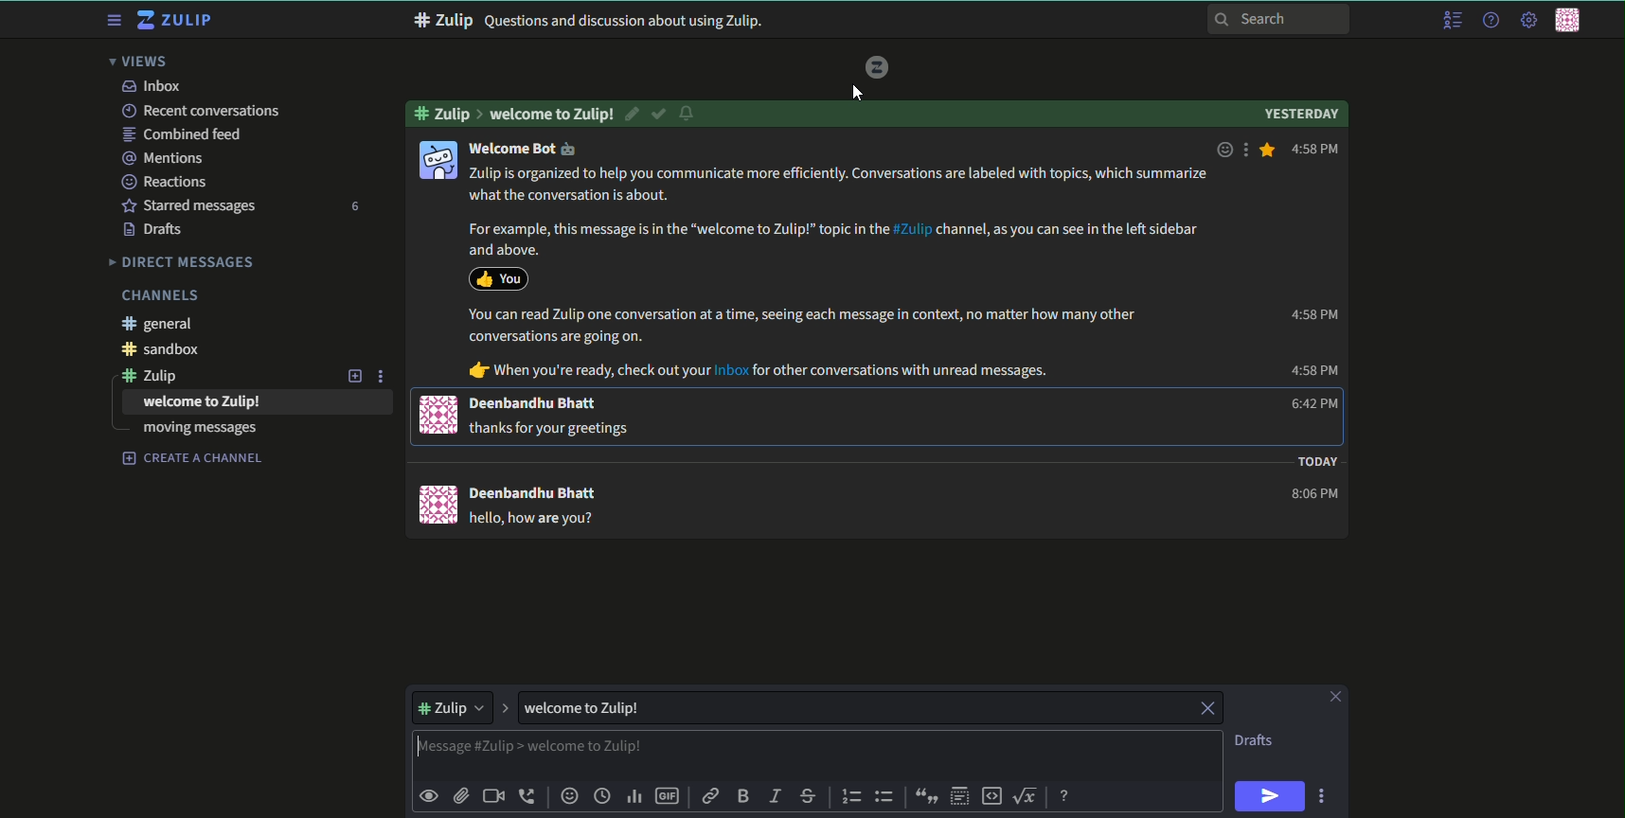  I want to click on 4:58 PM, so click(1298, 151).